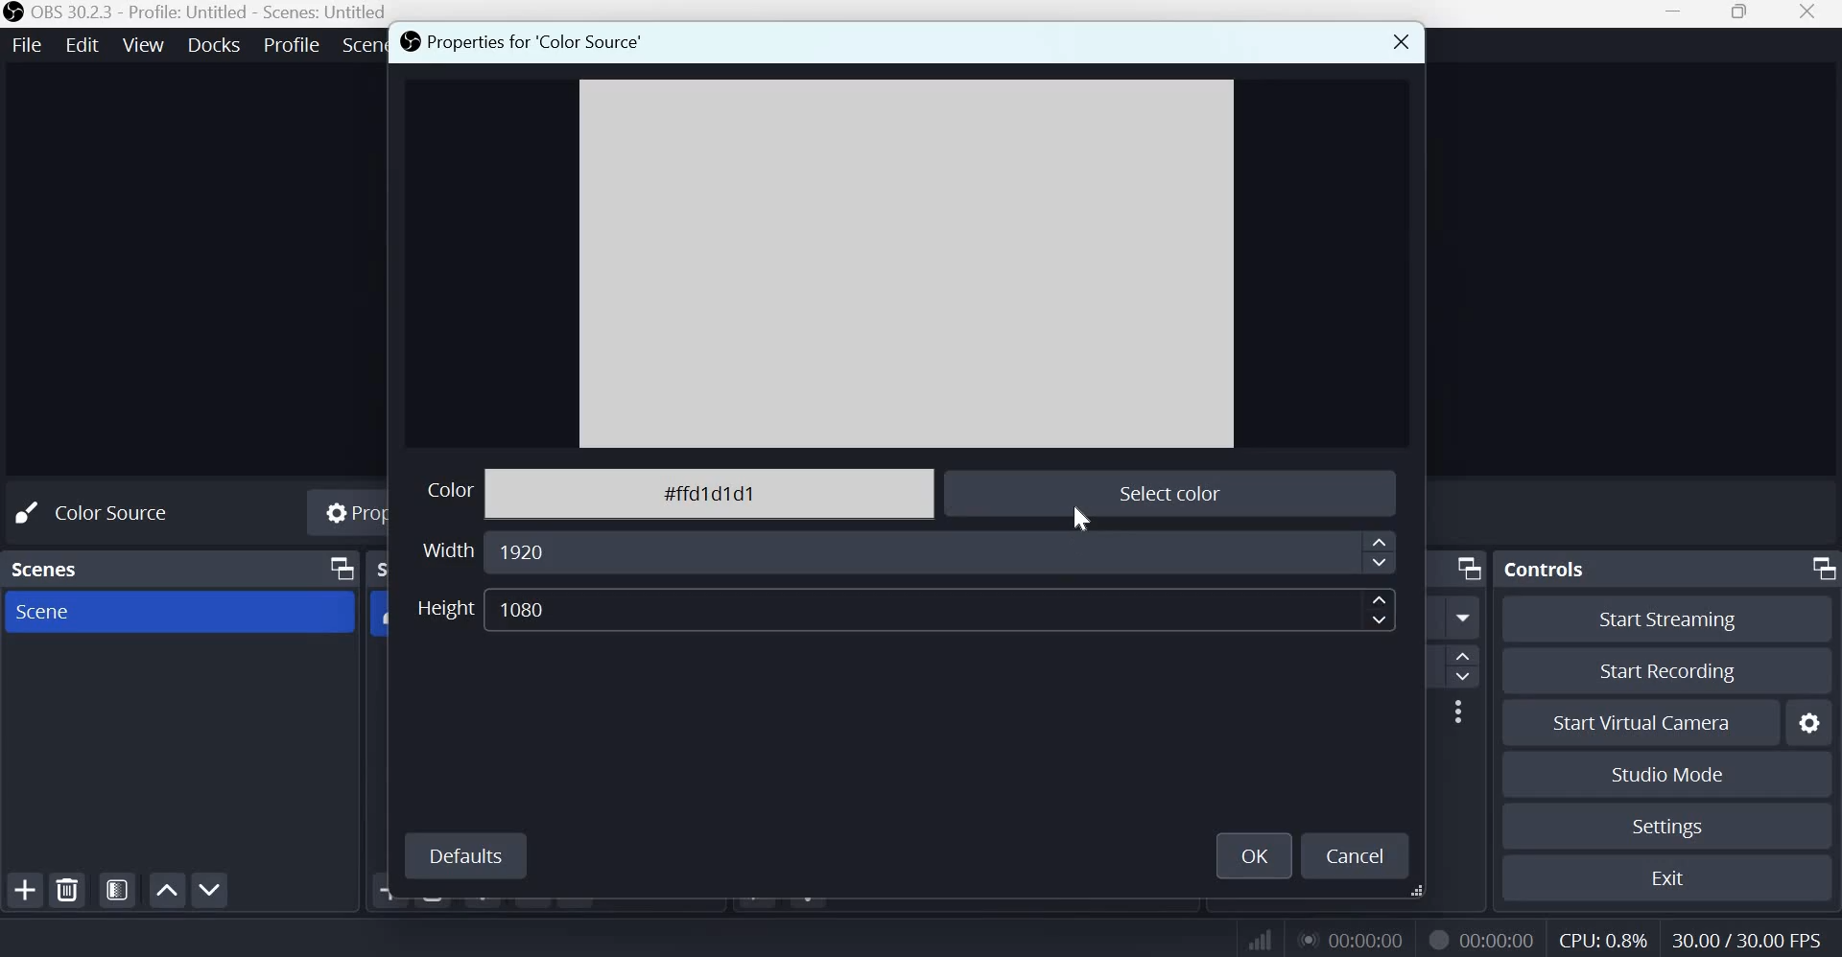  I want to click on Height, so click(444, 608).